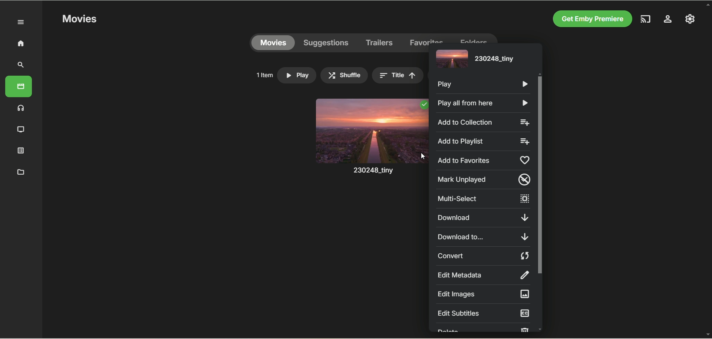  Describe the element at coordinates (19, 171) in the screenshot. I see `metadata manager` at that location.